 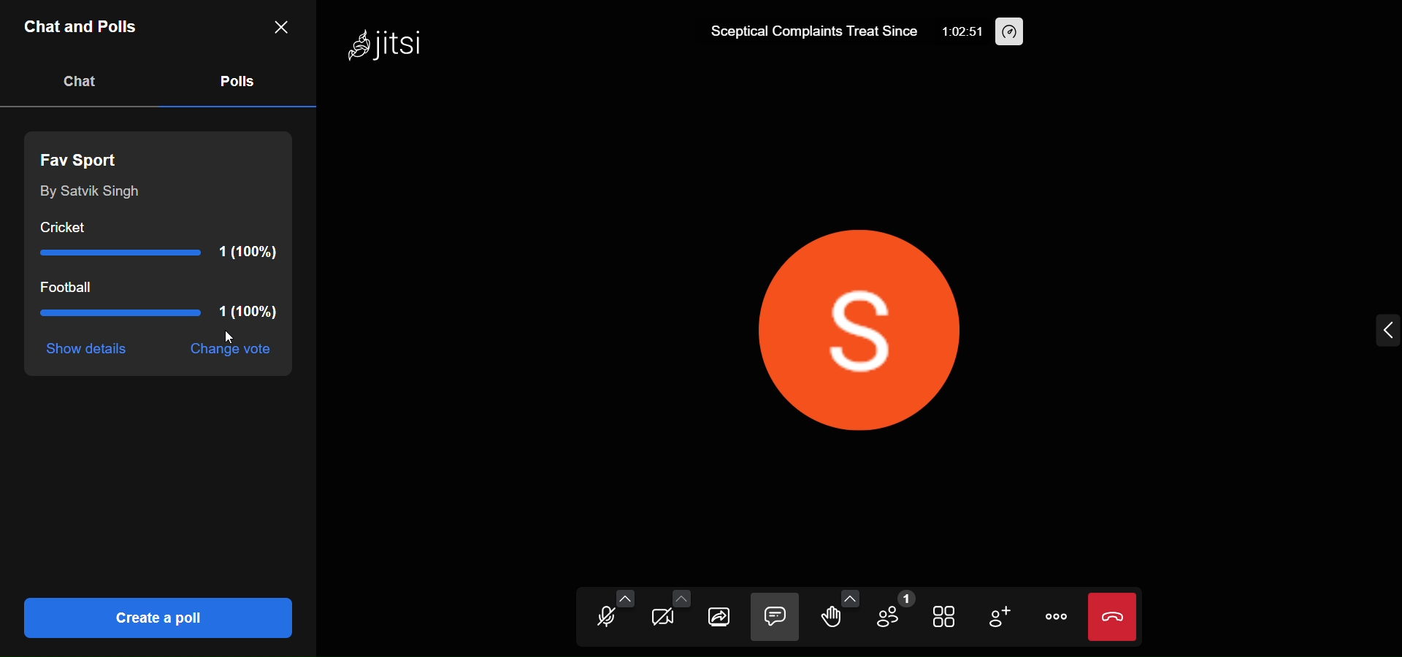 I want to click on chats, so click(x=80, y=81).